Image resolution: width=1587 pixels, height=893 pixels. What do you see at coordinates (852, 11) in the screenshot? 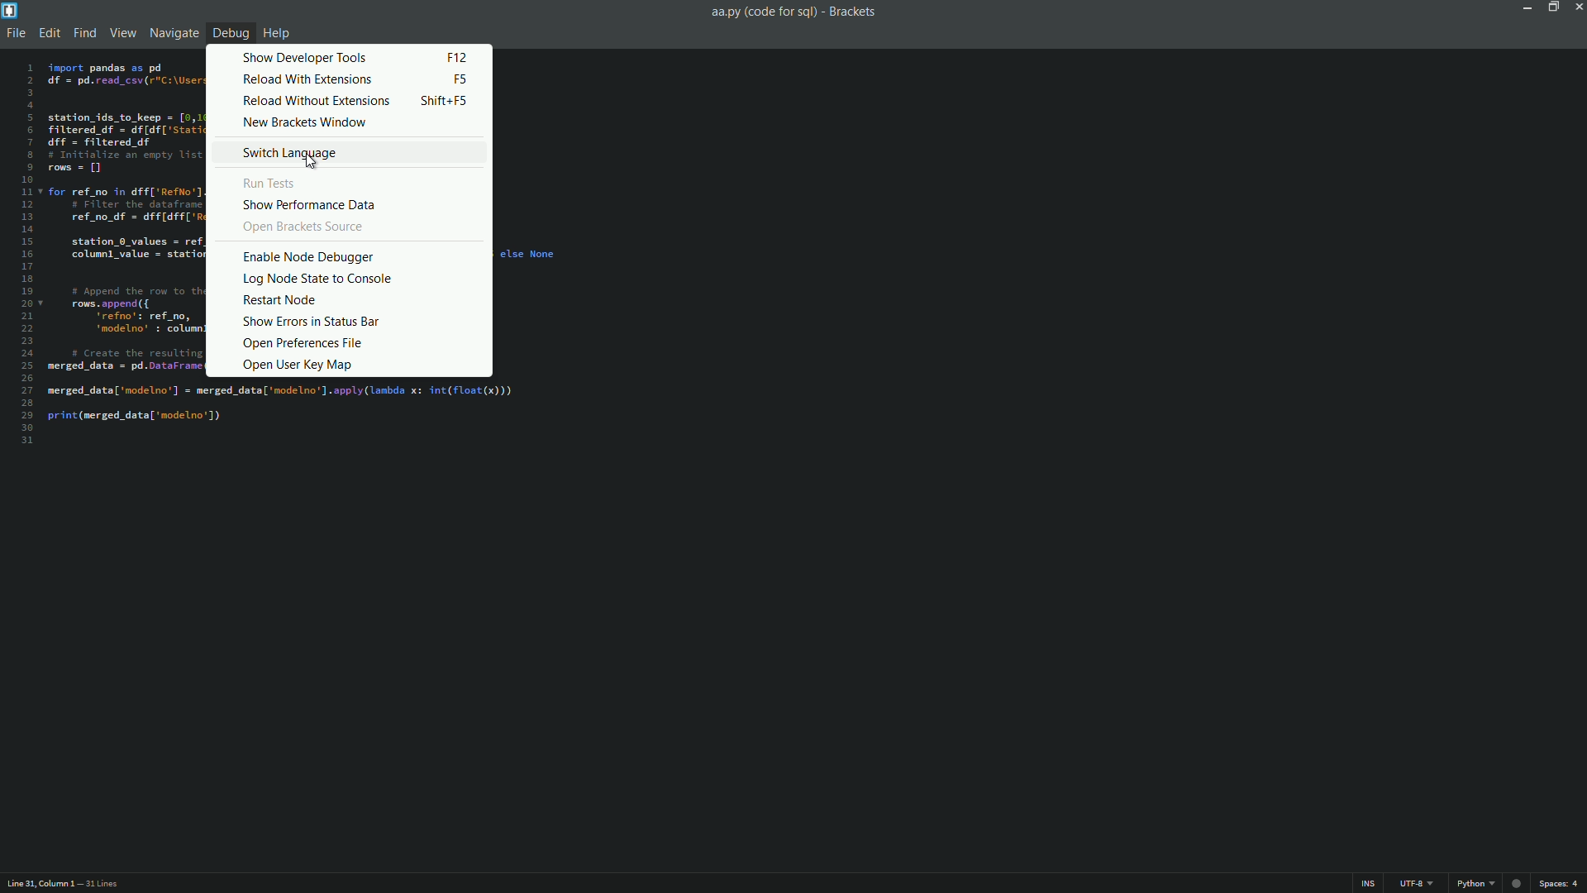
I see `app name` at bounding box center [852, 11].